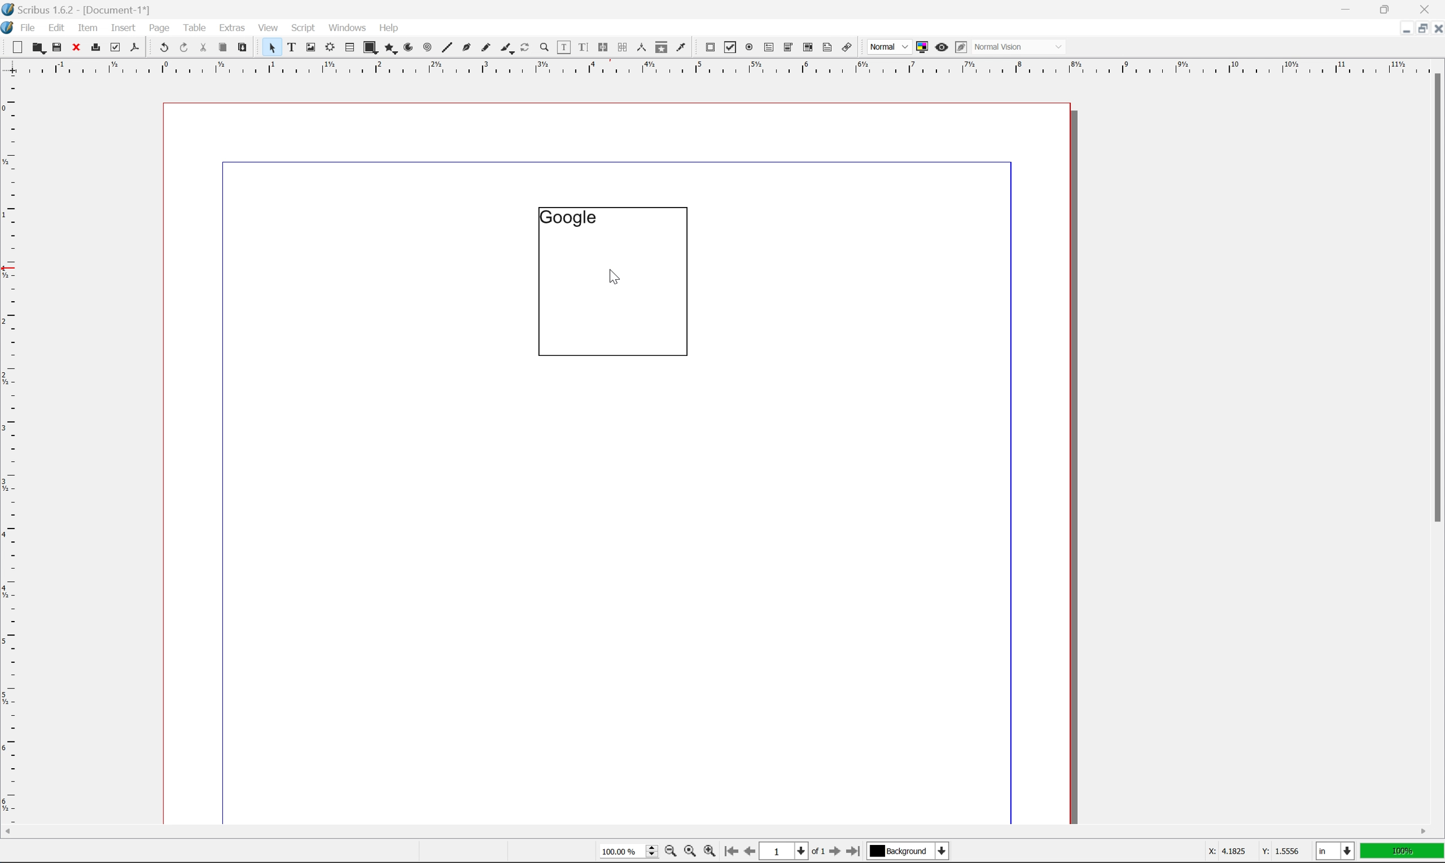 The image size is (1445, 863). I want to click on open, so click(37, 48).